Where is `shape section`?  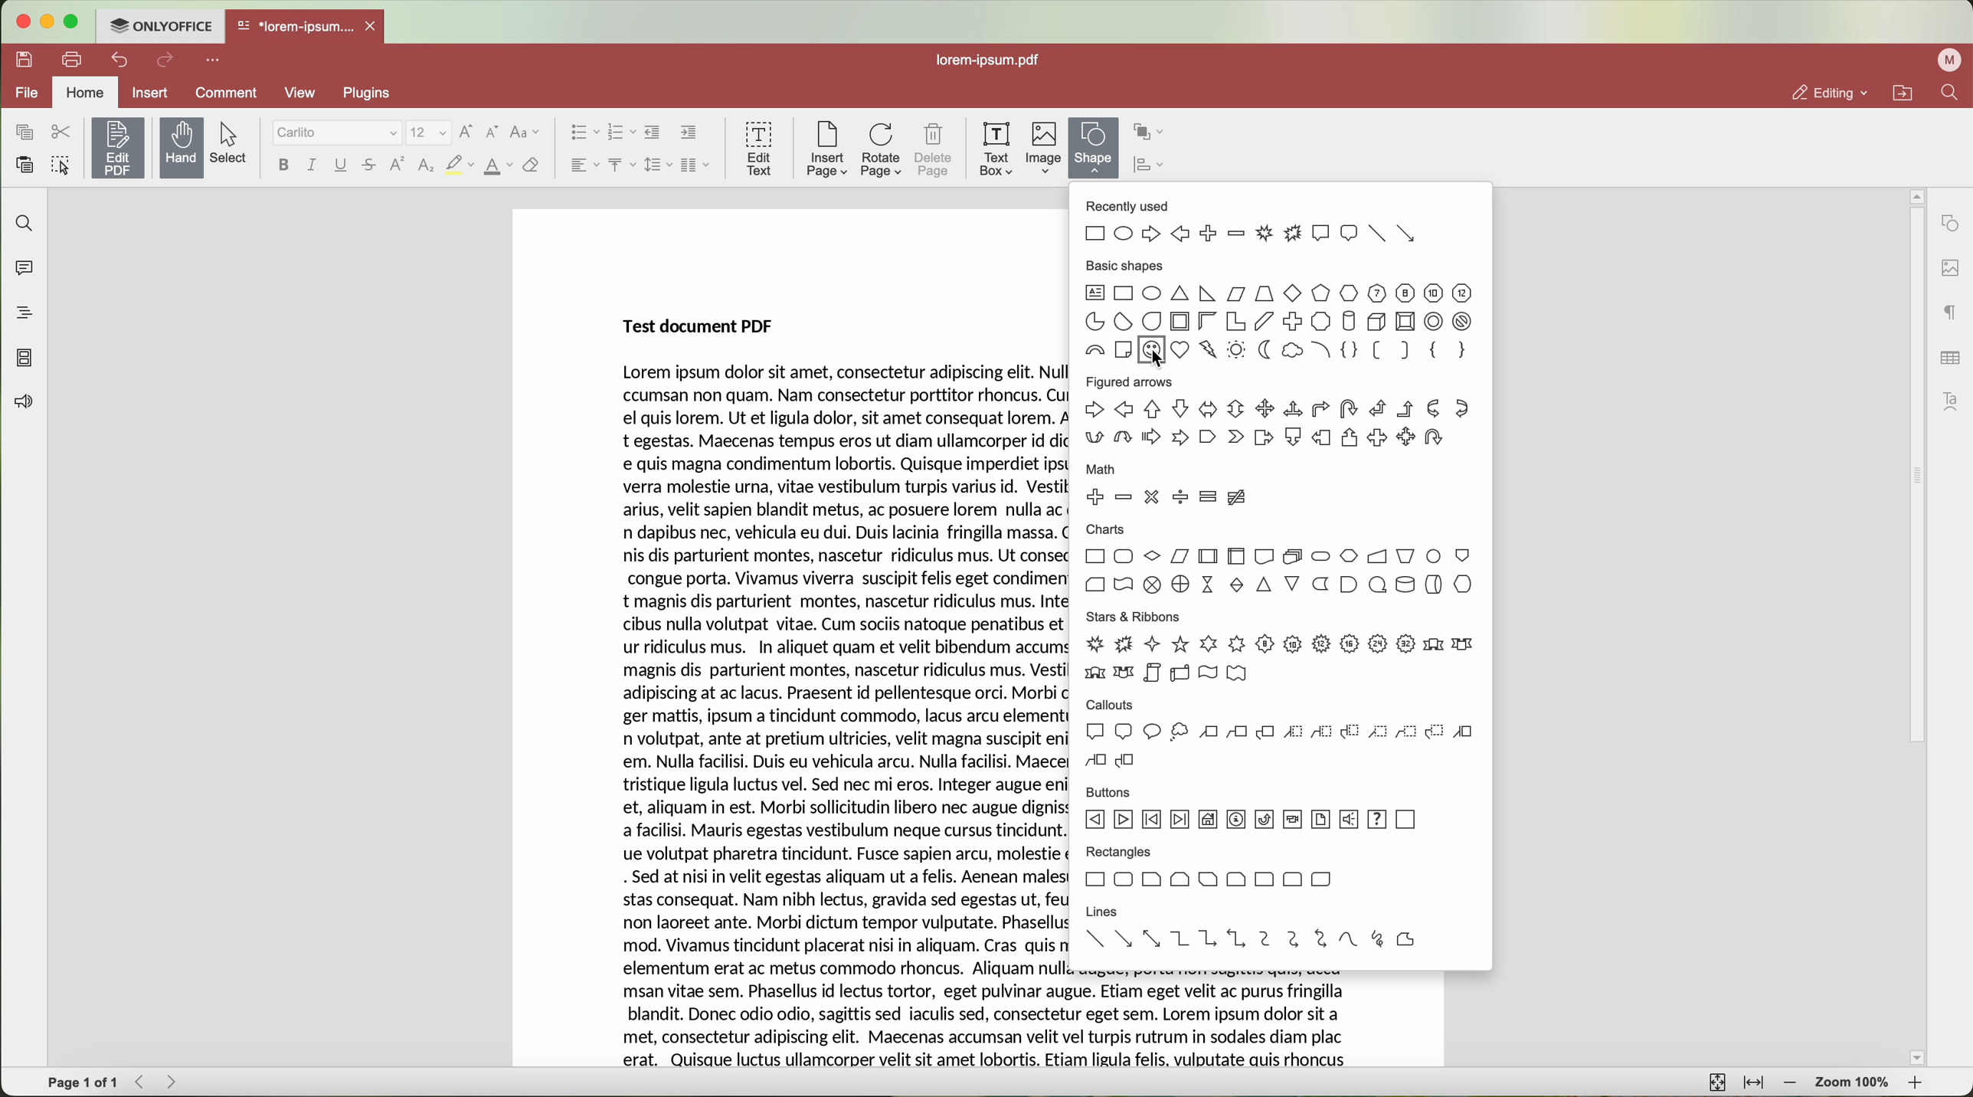
shape section is located at coordinates (1094, 149).